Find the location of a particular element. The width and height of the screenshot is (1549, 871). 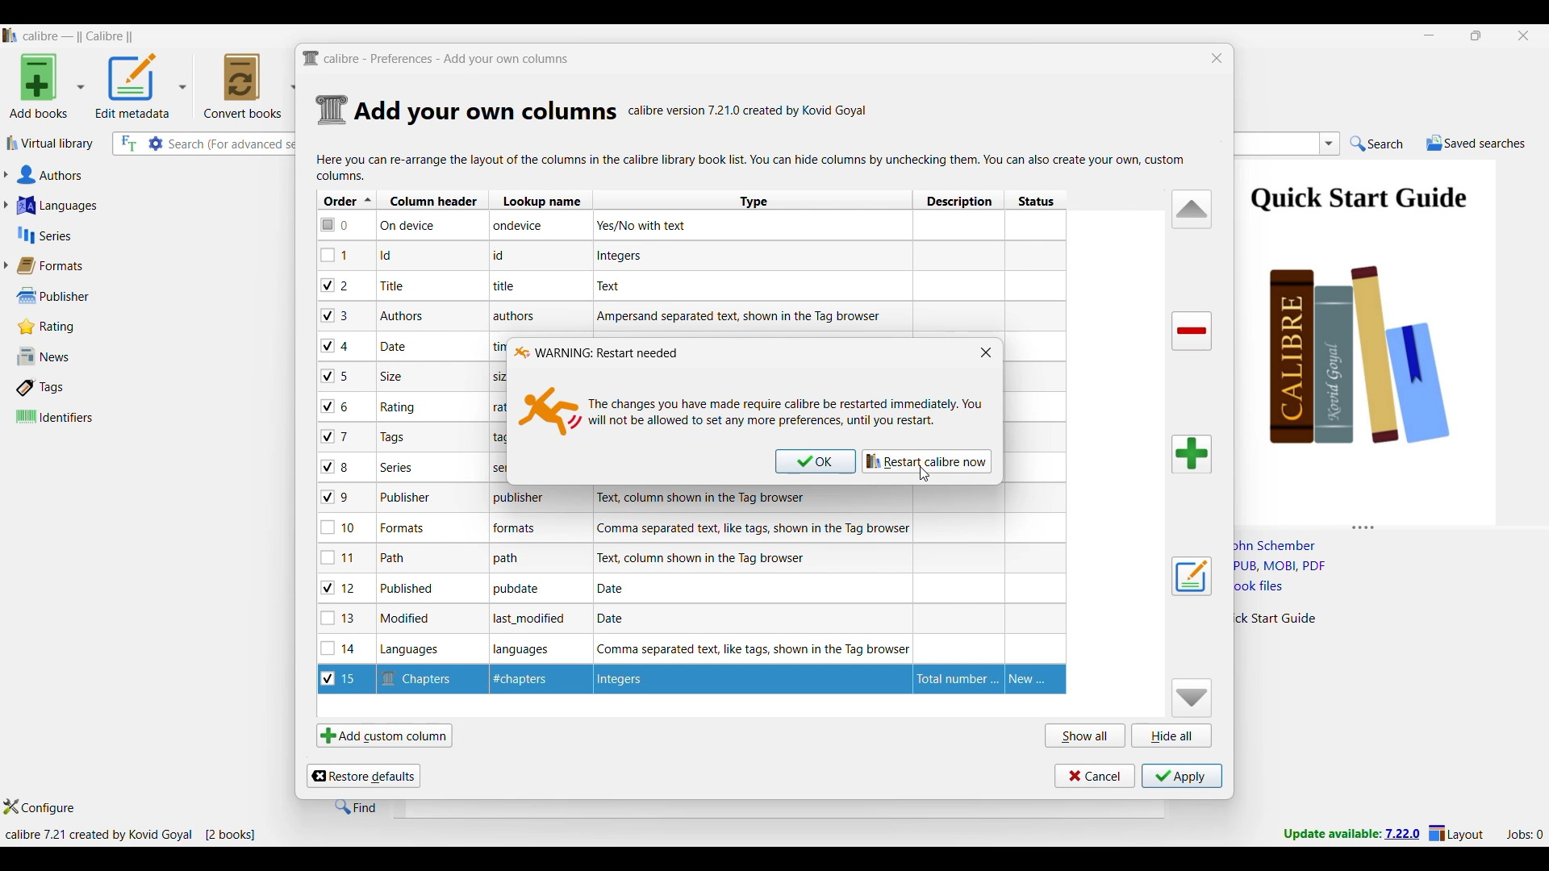

checkbox - 5 is located at coordinates (341, 375).